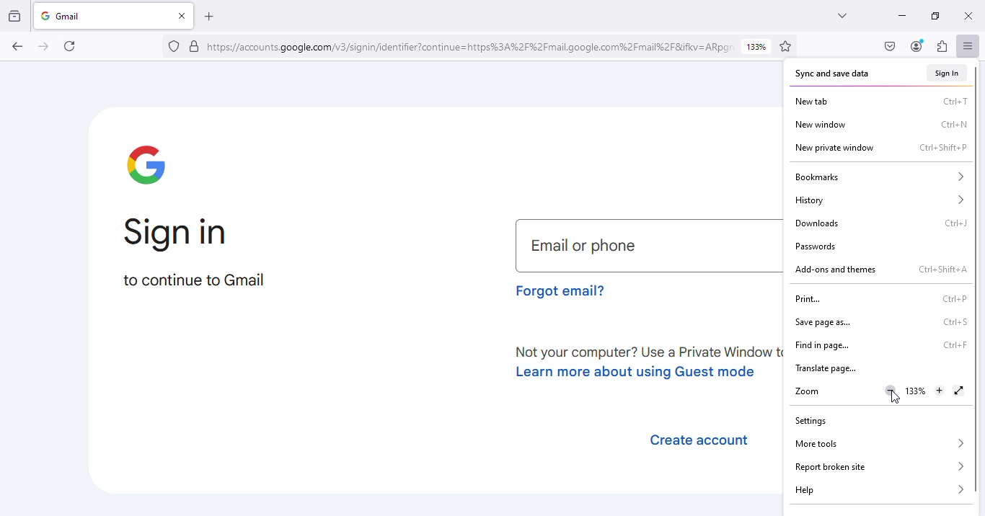 Image resolution: width=985 pixels, height=516 pixels. Describe the element at coordinates (936, 16) in the screenshot. I see `maximize` at that location.